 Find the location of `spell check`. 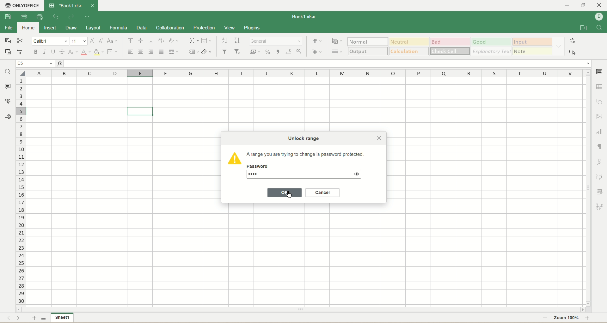

spell check is located at coordinates (8, 102).